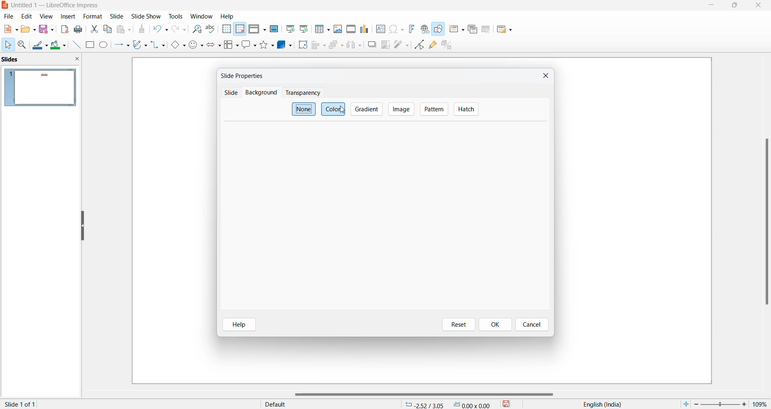 This screenshot has width=771, height=409. What do you see at coordinates (22, 404) in the screenshot?
I see `current slide and slide number` at bounding box center [22, 404].